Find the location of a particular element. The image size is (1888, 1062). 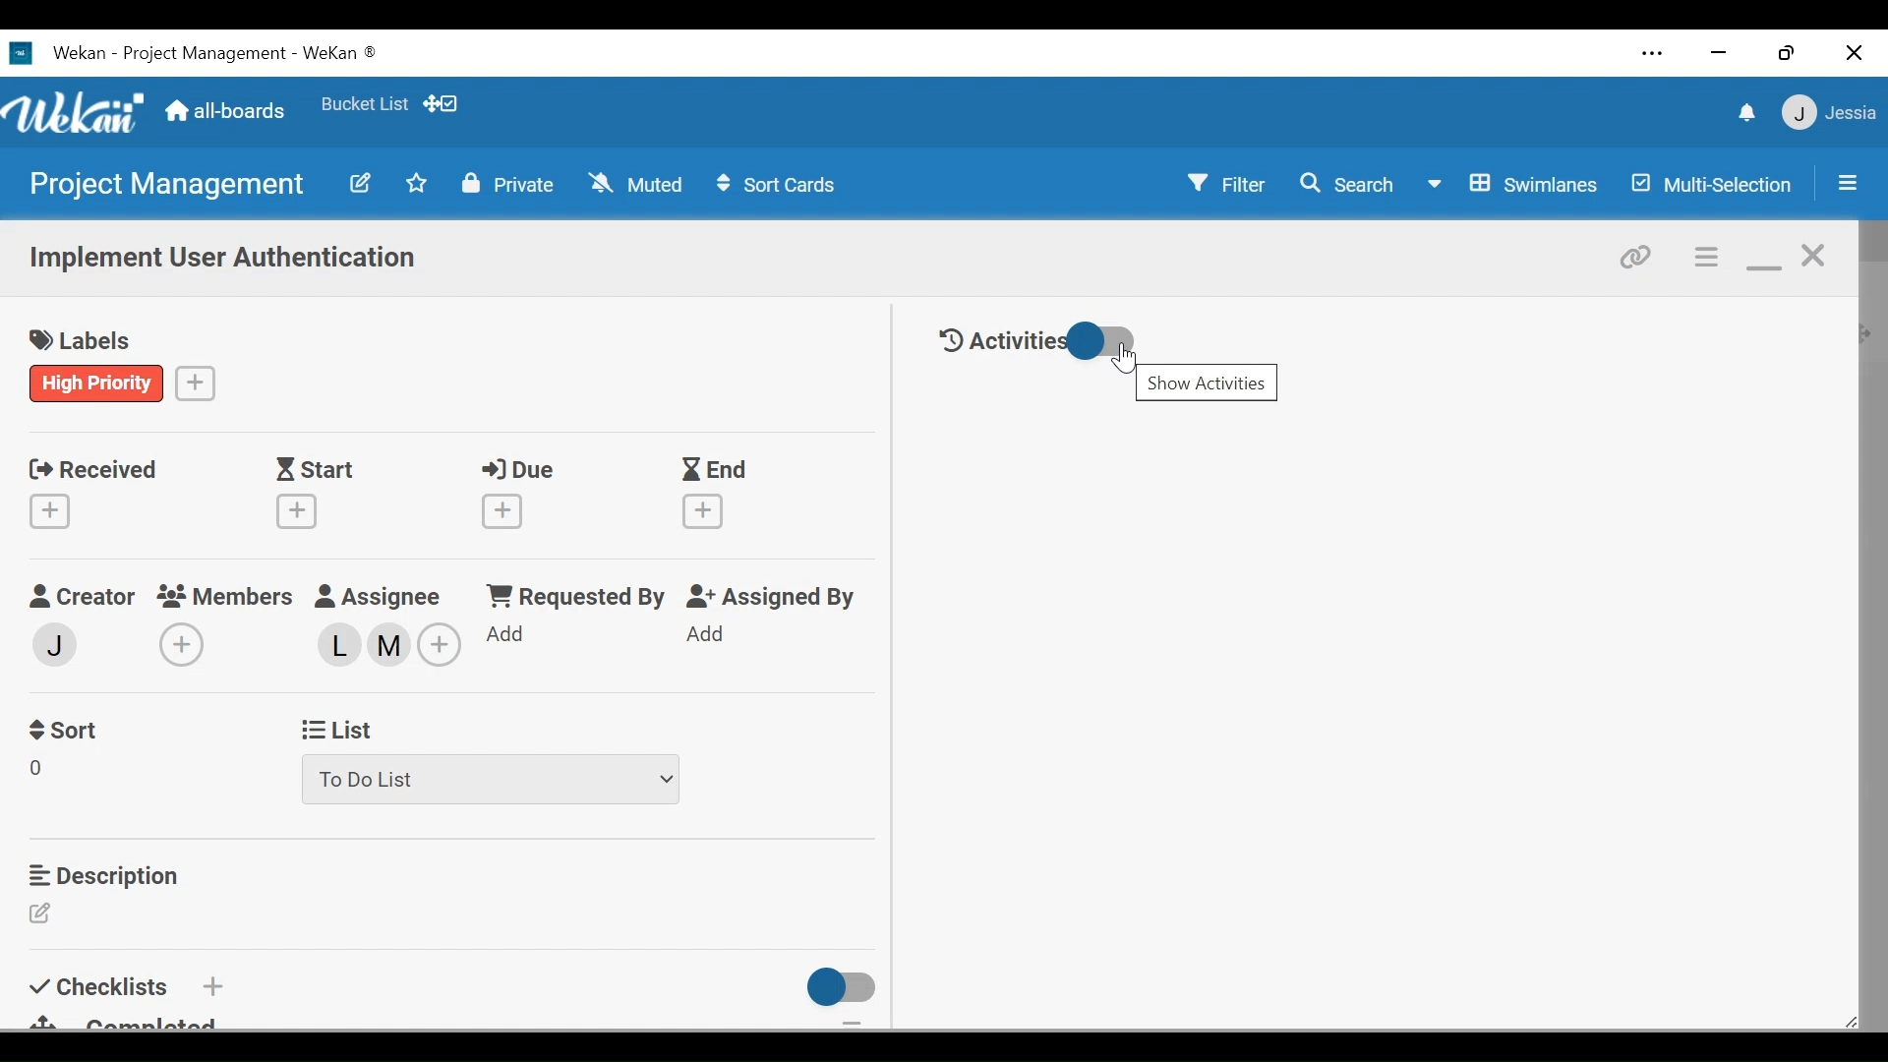

all-boards is located at coordinates (226, 111).